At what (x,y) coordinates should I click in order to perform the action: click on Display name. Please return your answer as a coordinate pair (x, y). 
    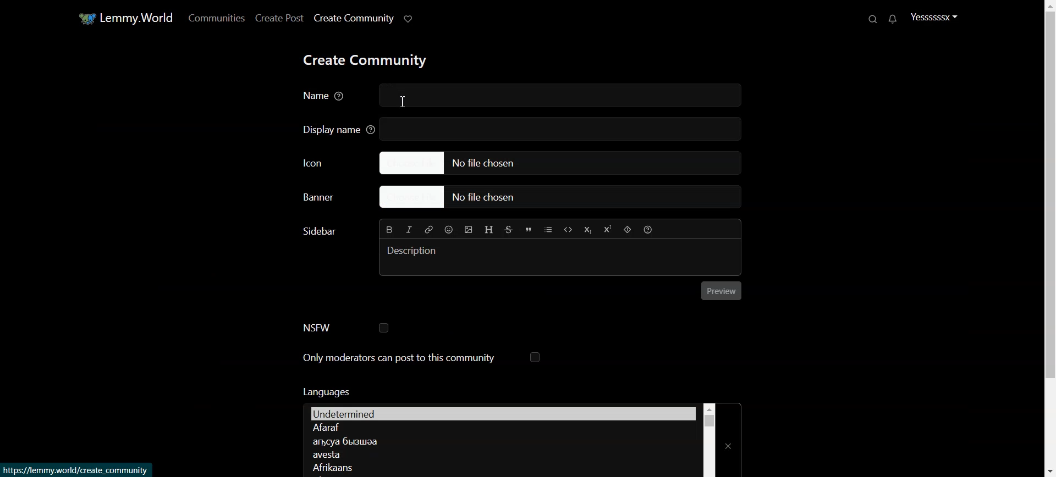
    Looking at the image, I should click on (332, 131).